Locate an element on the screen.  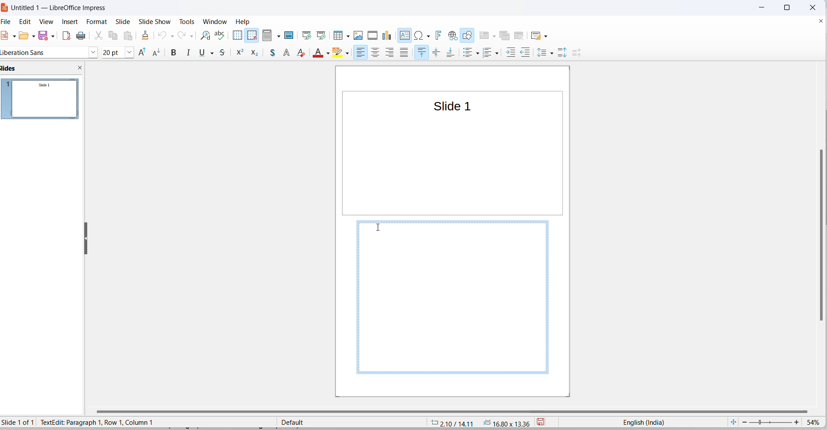
start from first slide is located at coordinates (307, 35).